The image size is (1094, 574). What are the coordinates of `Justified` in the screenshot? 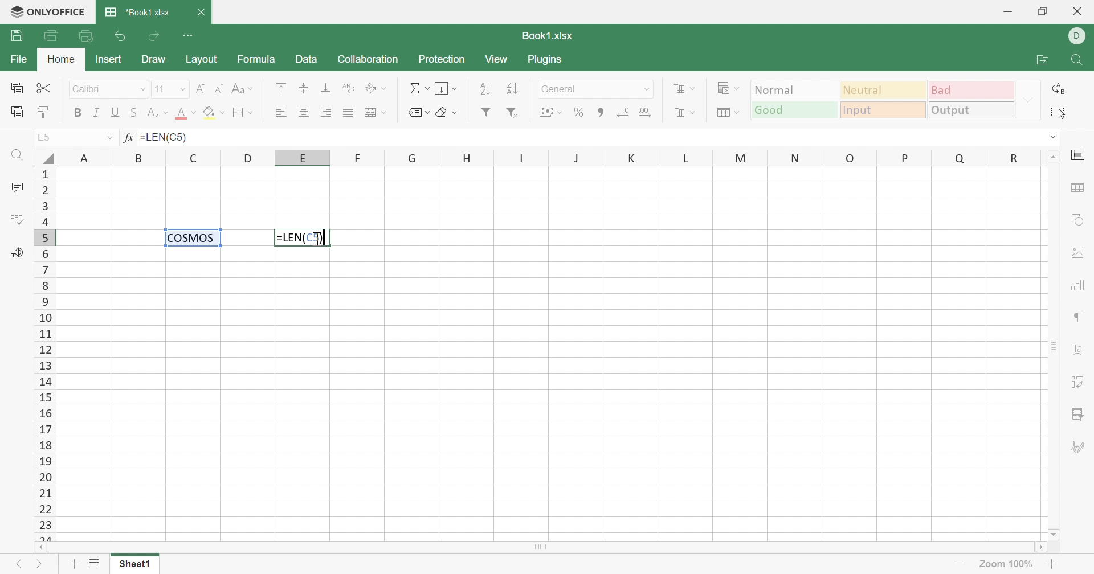 It's located at (348, 113).